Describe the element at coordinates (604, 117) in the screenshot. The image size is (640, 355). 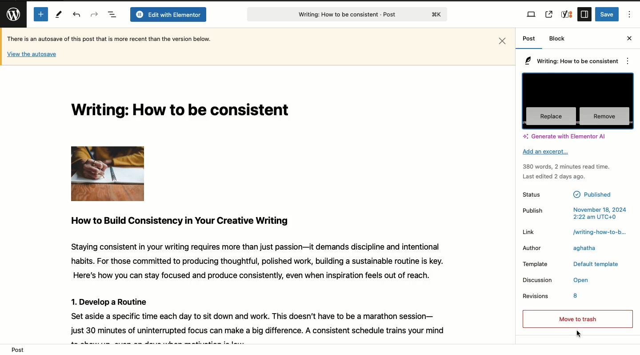
I see `Remove` at that location.